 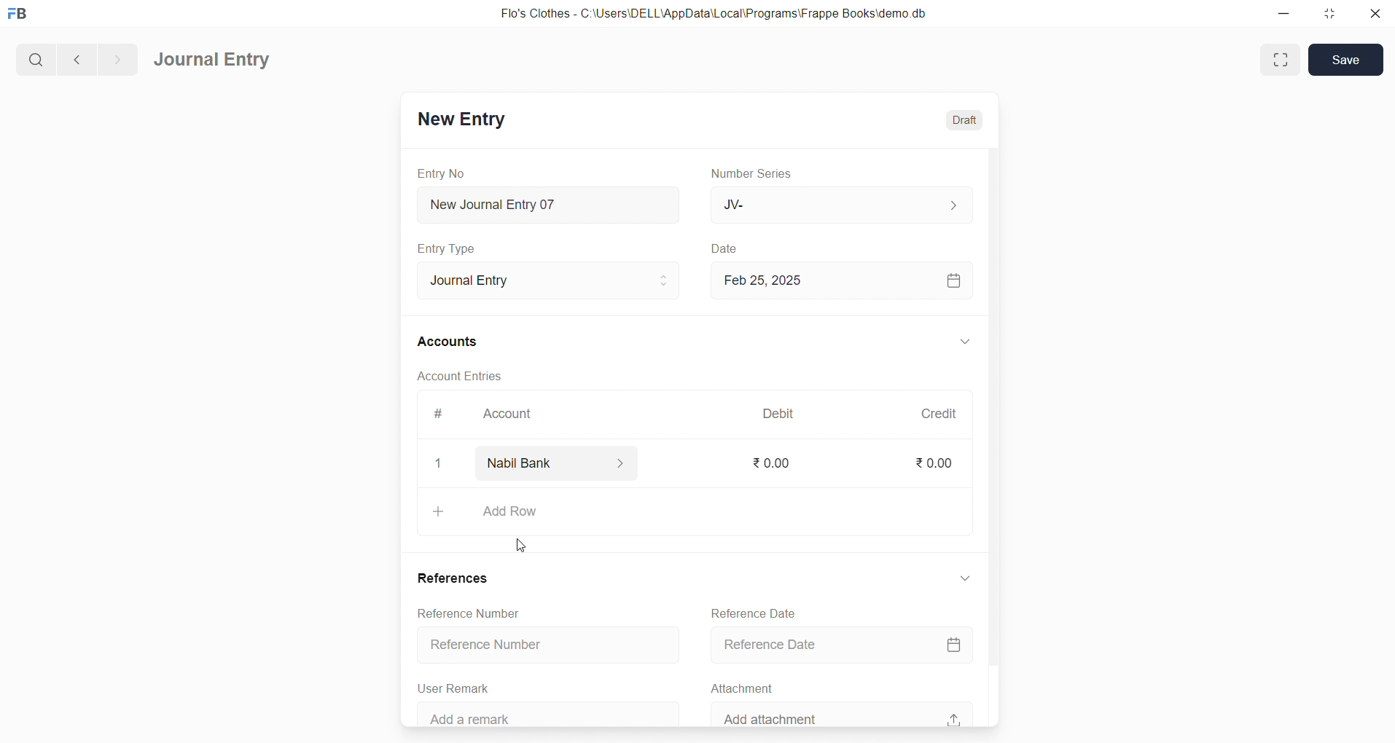 I want to click on Number Series, so click(x=756, y=174).